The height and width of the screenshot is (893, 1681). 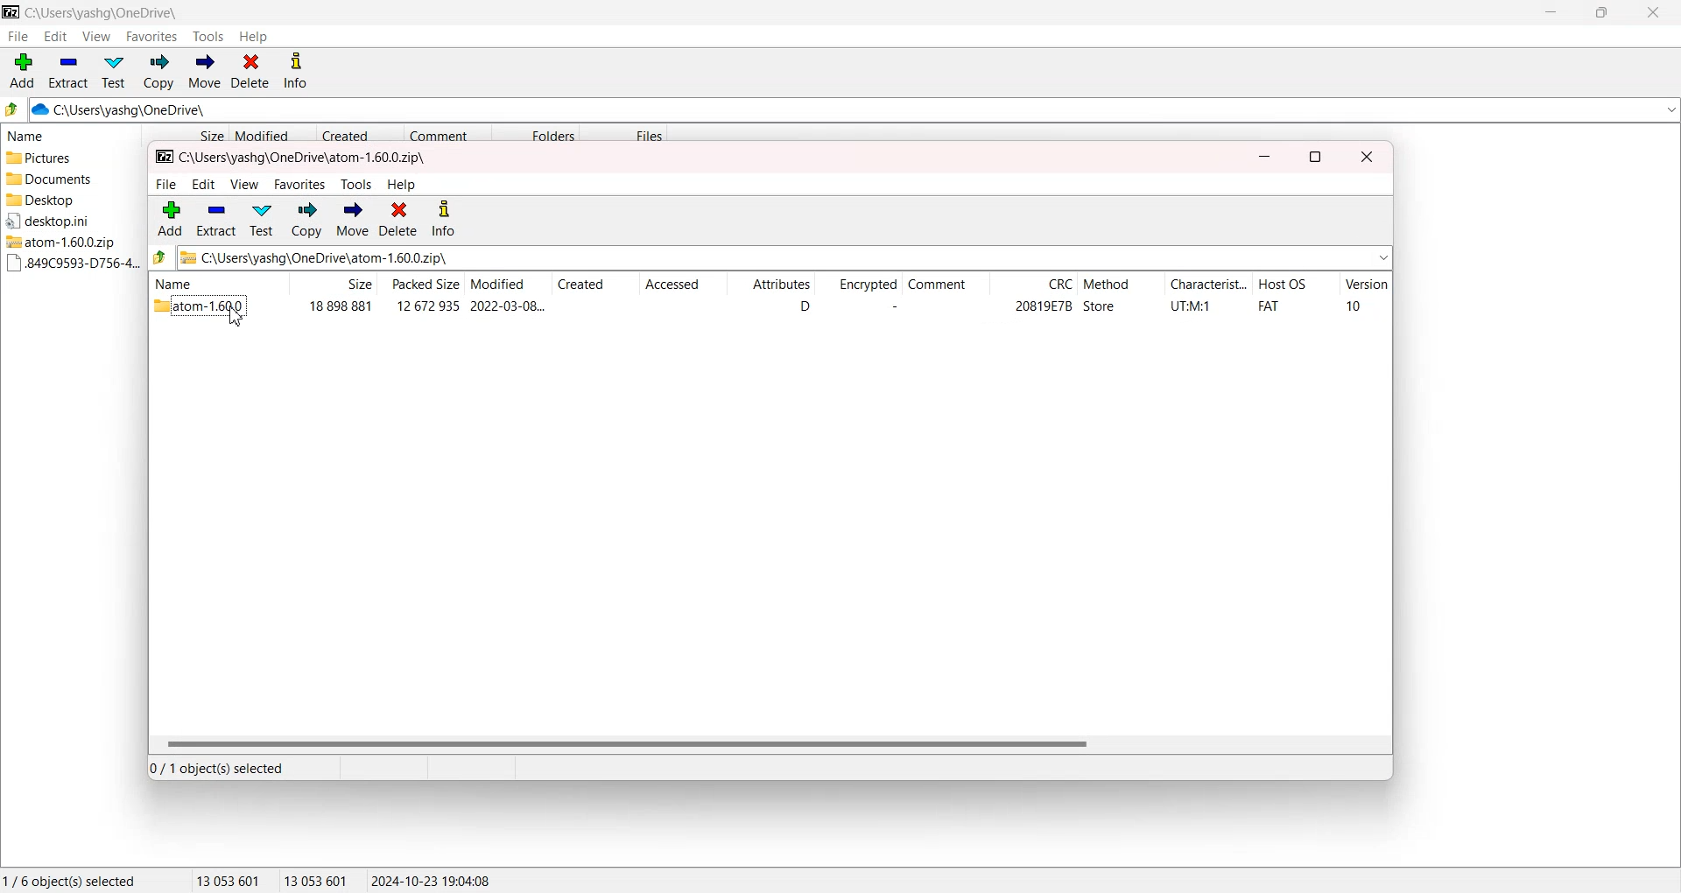 I want to click on Cursor, so click(x=236, y=318).